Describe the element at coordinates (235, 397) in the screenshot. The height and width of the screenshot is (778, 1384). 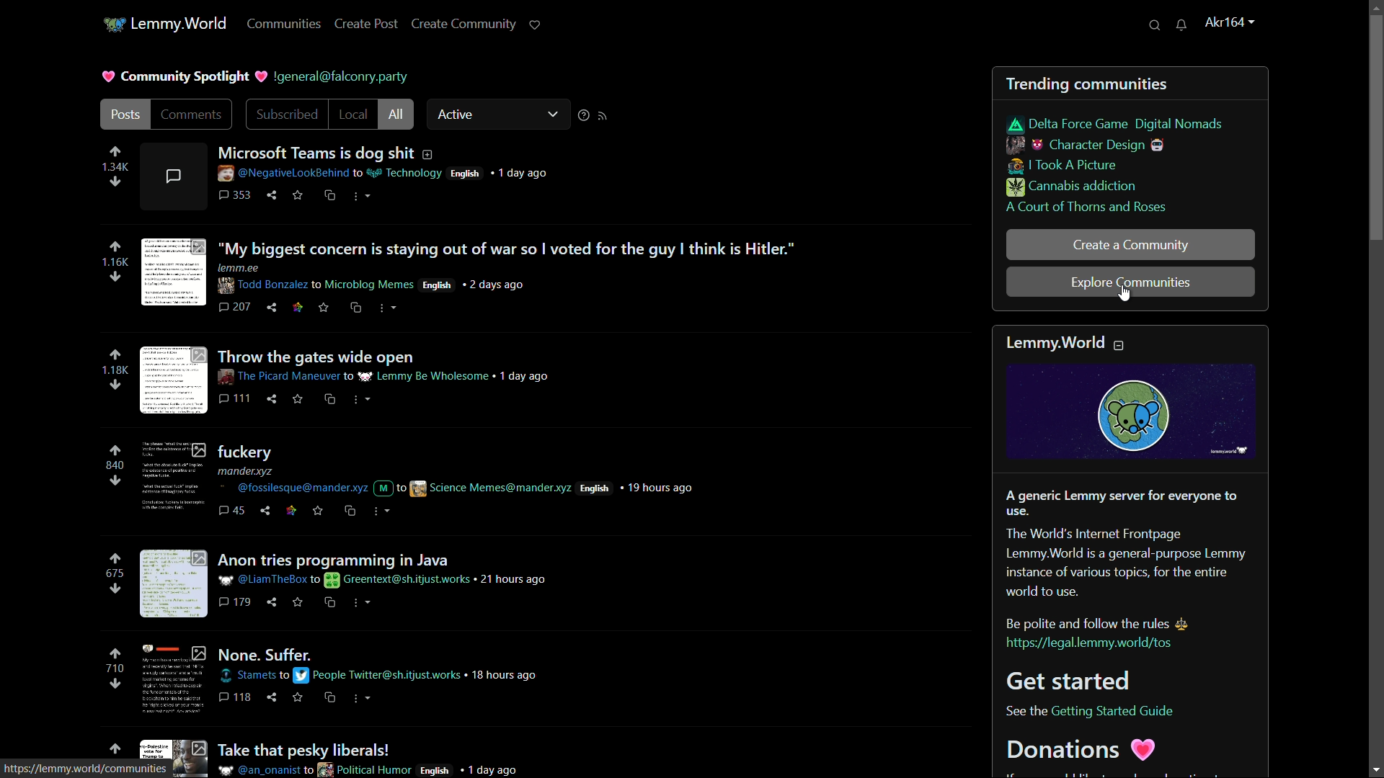
I see `comments` at that location.